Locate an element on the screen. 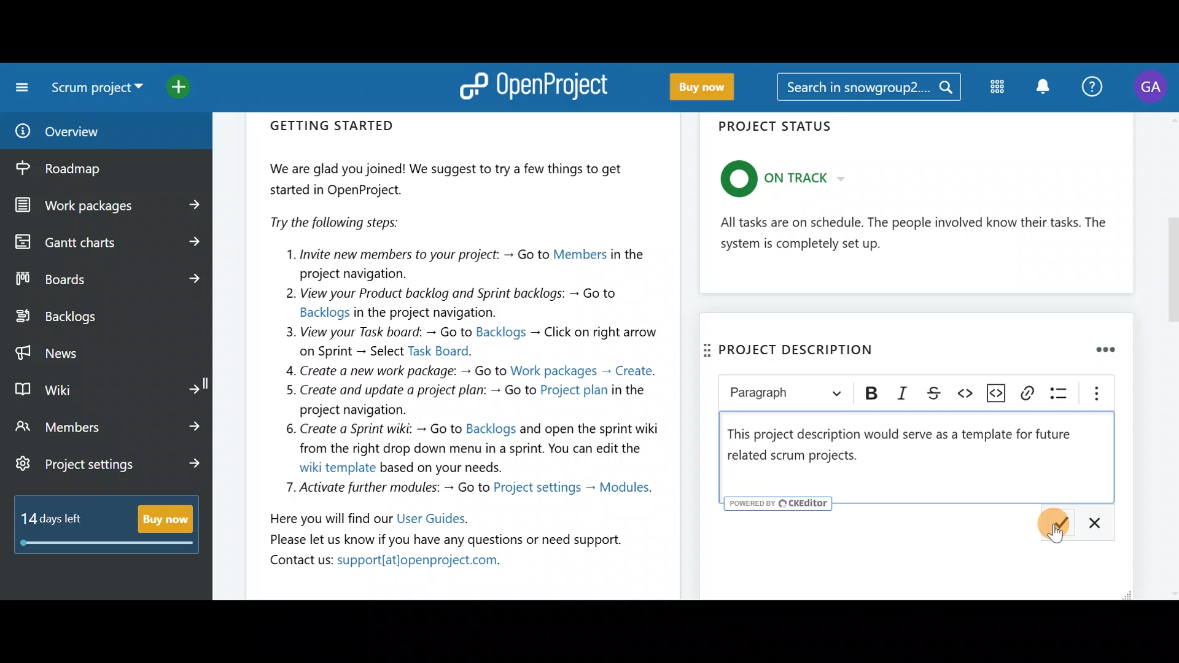 The height and width of the screenshot is (663, 1179). Buy now is located at coordinates (112, 532).